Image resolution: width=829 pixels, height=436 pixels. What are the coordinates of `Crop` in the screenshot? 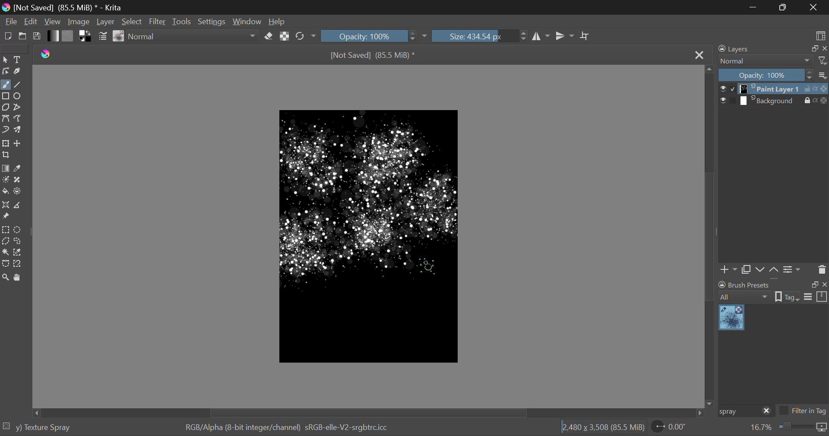 It's located at (586, 36).